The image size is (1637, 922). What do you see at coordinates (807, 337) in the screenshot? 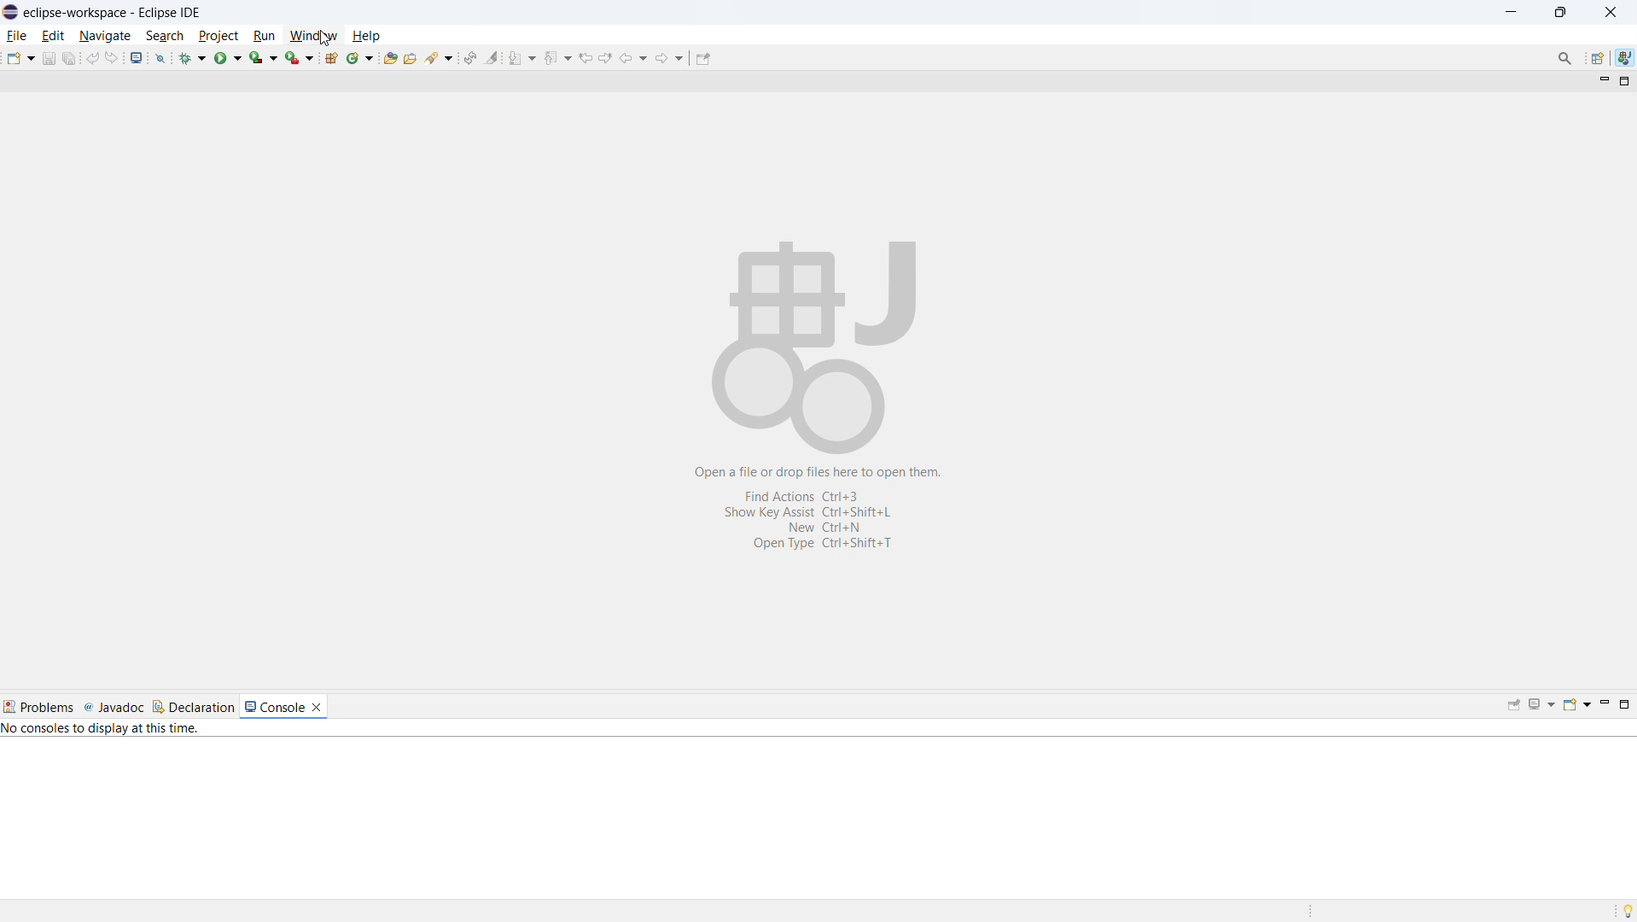
I see `Workspace logo` at bounding box center [807, 337].